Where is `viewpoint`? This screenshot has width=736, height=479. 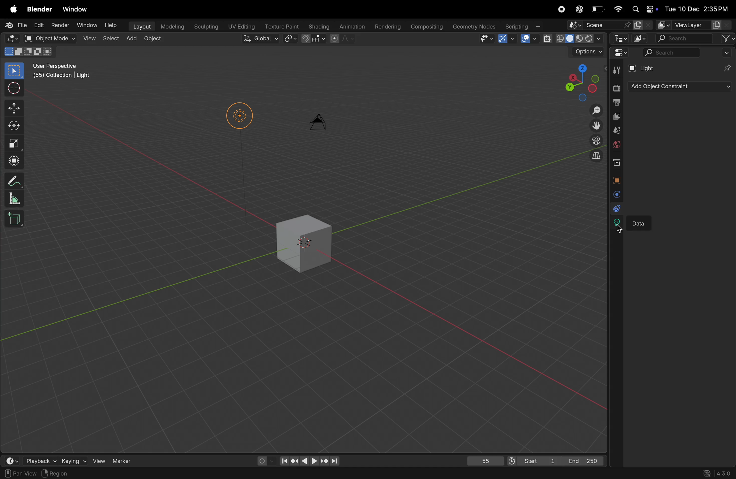
viewpoint is located at coordinates (576, 81).